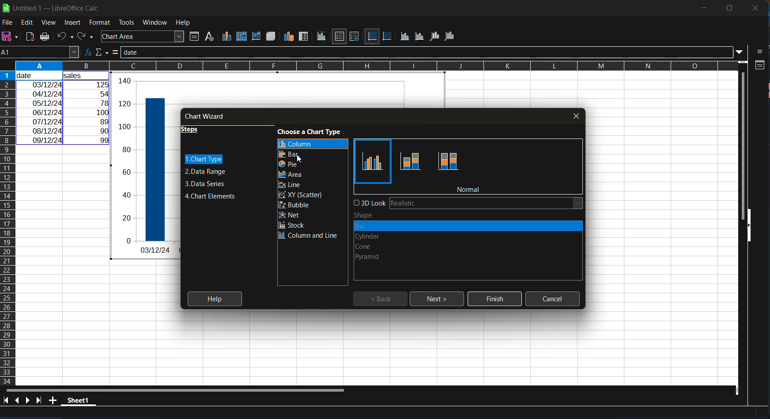  What do you see at coordinates (101, 23) in the screenshot?
I see `format` at bounding box center [101, 23].